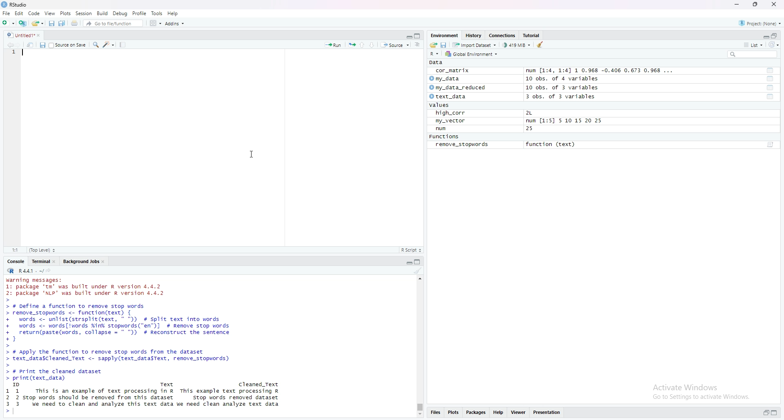  I want to click on Go to Settings to activate Windows., so click(701, 397).